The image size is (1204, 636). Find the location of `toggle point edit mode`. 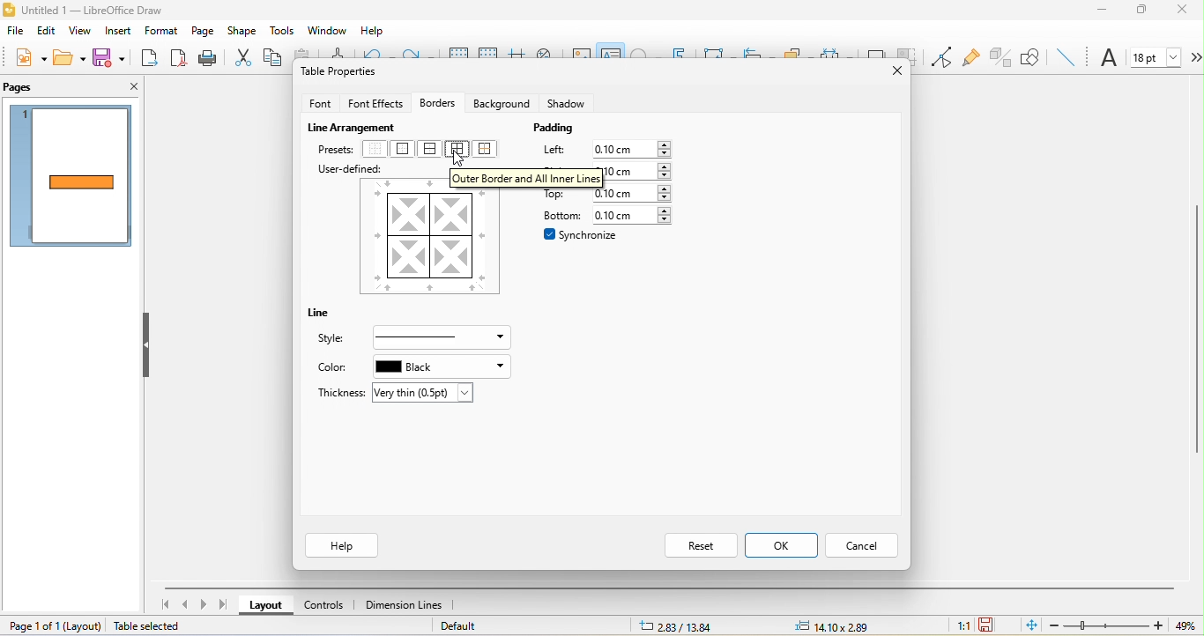

toggle point edit mode is located at coordinates (943, 57).